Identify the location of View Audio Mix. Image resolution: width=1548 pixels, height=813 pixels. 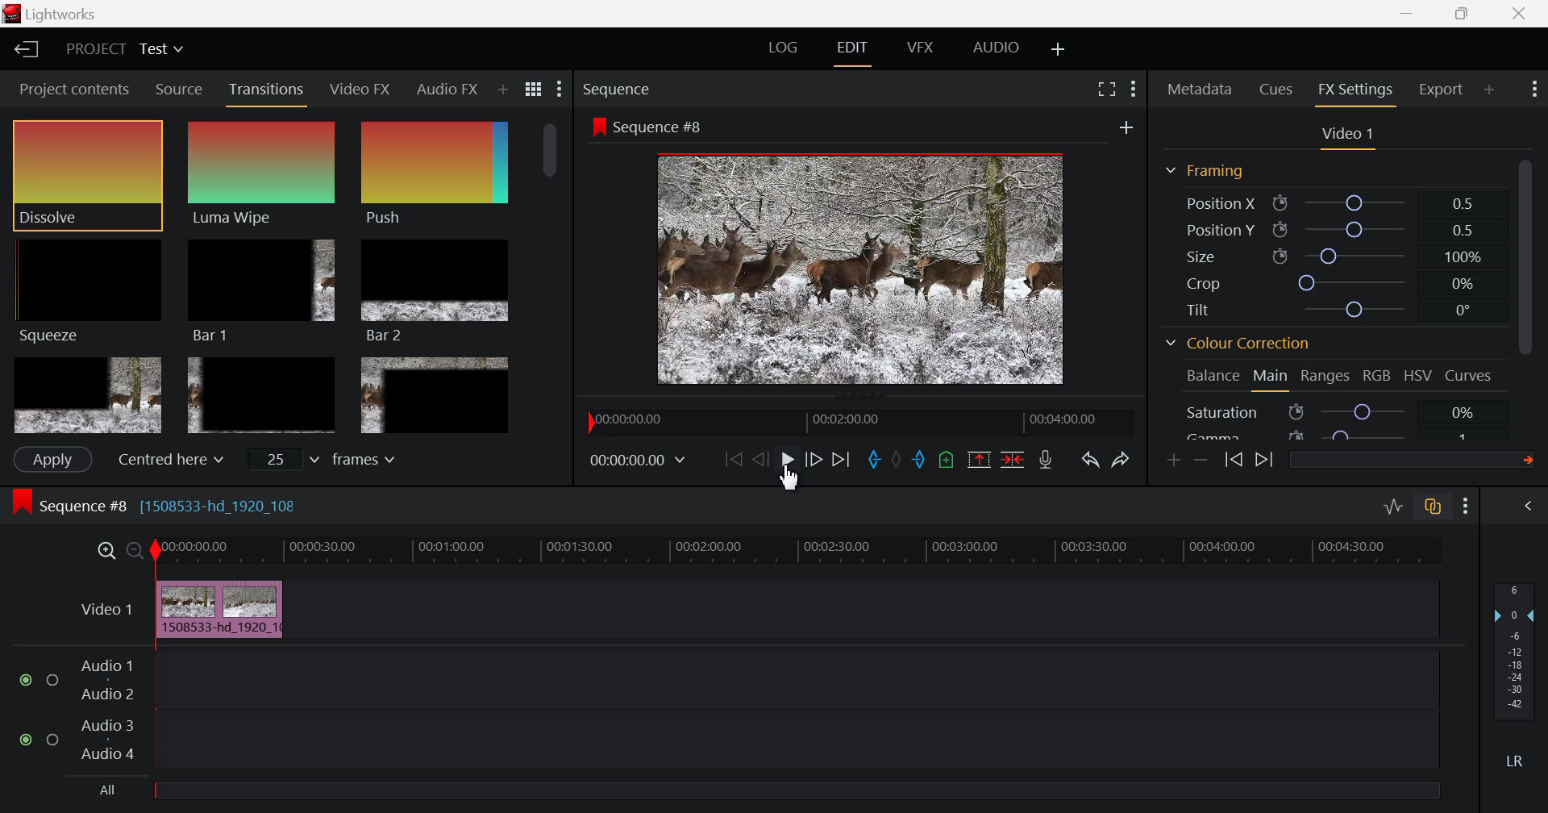
(1530, 507).